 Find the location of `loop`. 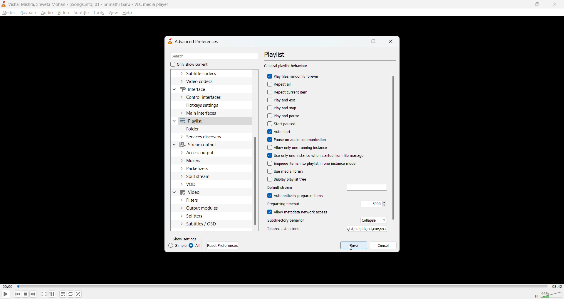

loop is located at coordinates (70, 294).